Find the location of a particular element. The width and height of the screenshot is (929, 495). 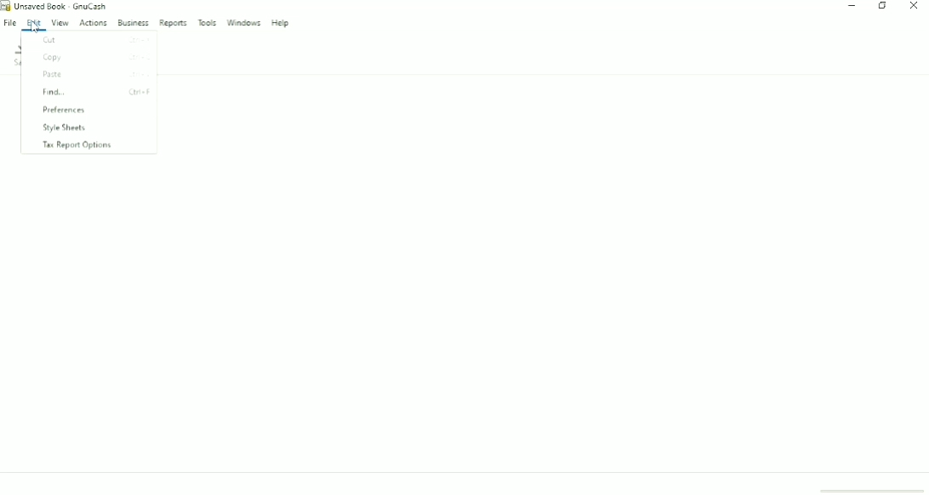

Actions is located at coordinates (94, 23).